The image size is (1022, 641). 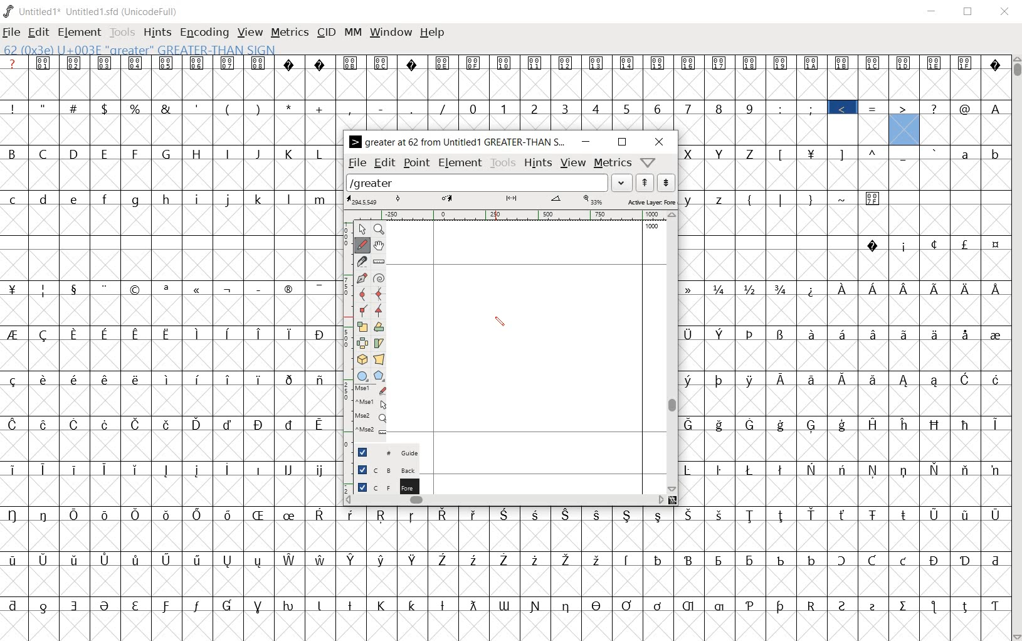 I want to click on minimize, so click(x=584, y=142).